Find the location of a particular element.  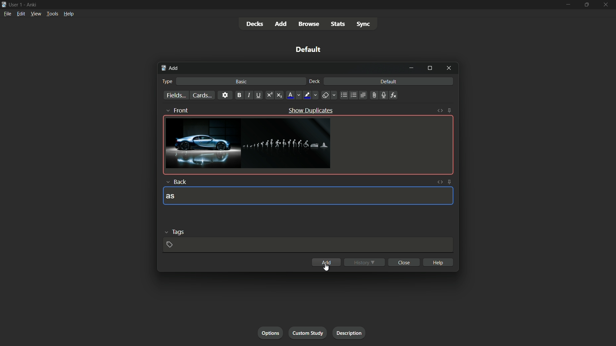

remove formatting is located at coordinates (329, 95).